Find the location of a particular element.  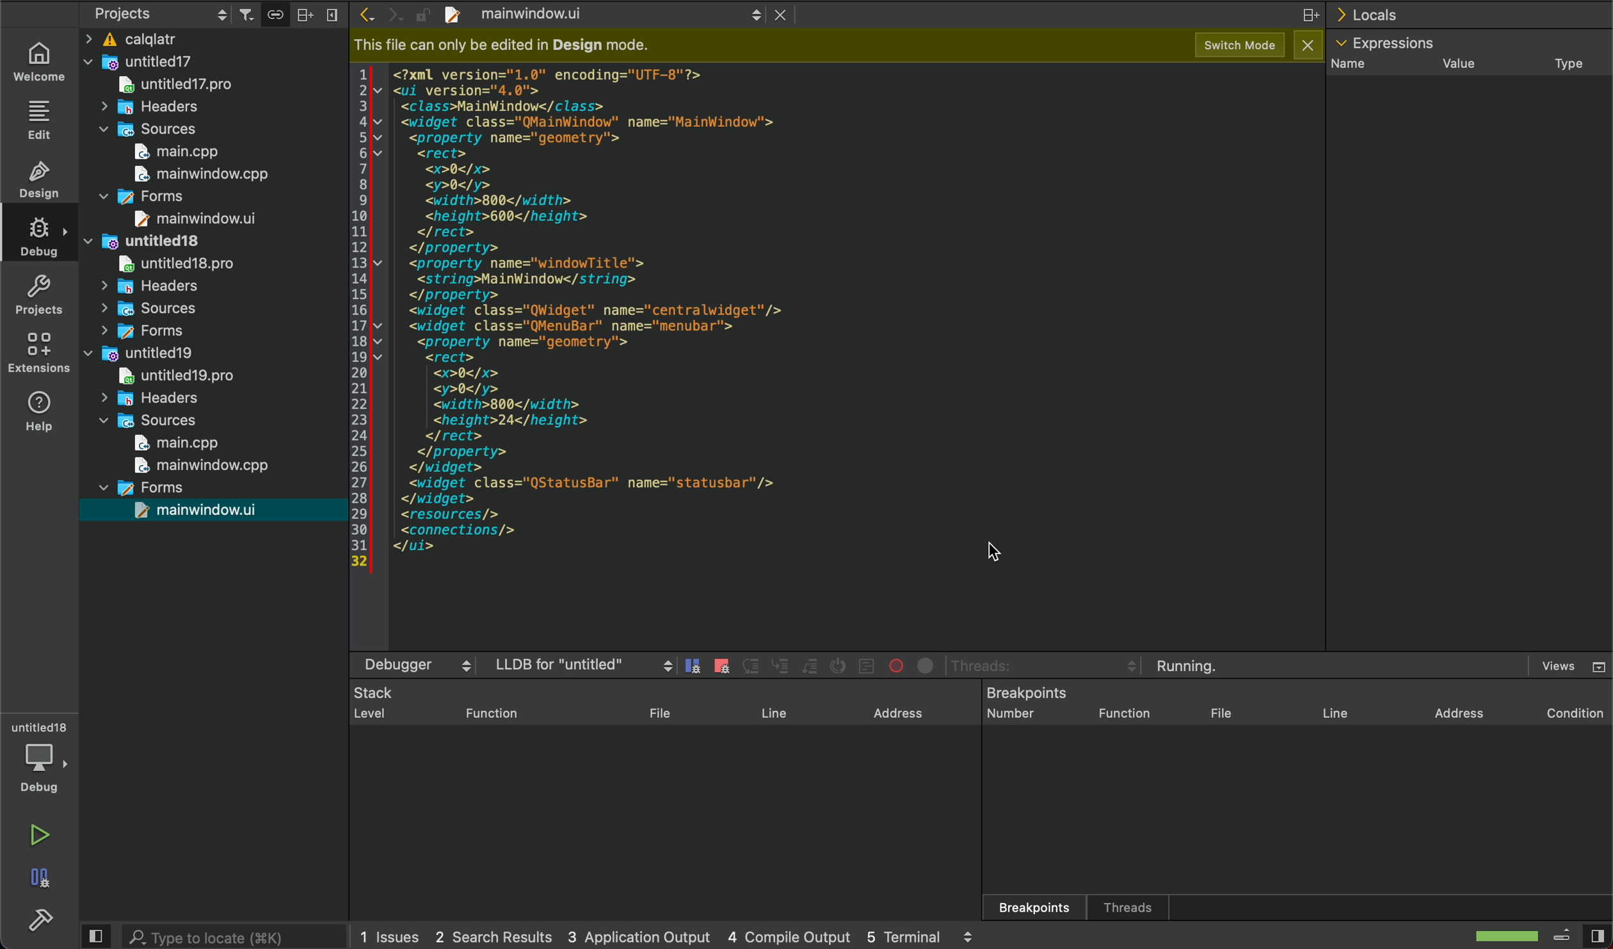

LLDB for "untitled" = is located at coordinates (582, 660).